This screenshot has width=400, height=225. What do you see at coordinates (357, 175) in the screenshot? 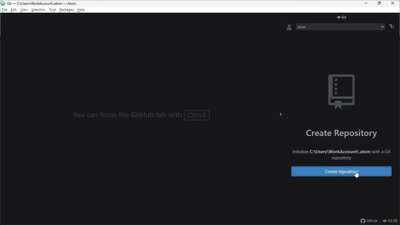
I see `cursor` at bounding box center [357, 175].